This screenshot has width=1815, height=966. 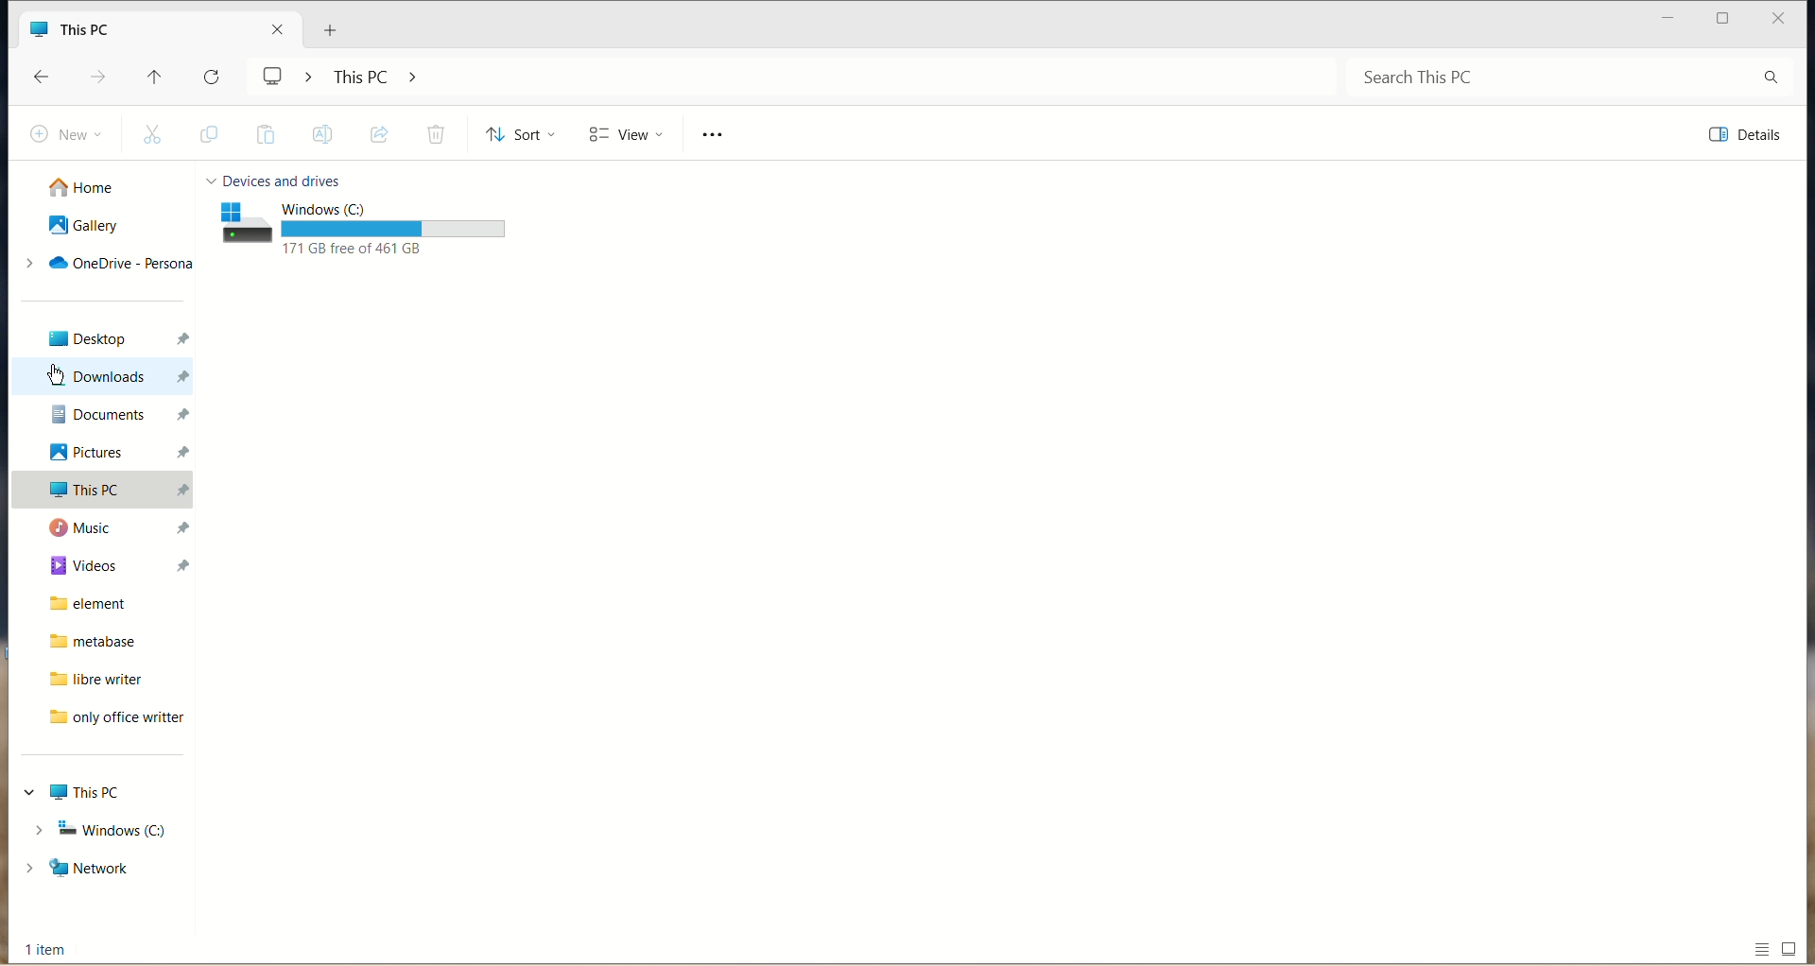 What do you see at coordinates (89, 680) in the screenshot?
I see `libre writer` at bounding box center [89, 680].